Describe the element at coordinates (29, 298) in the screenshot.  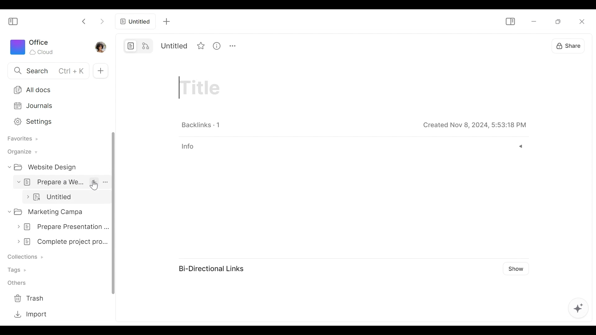
I see `Trash` at that location.